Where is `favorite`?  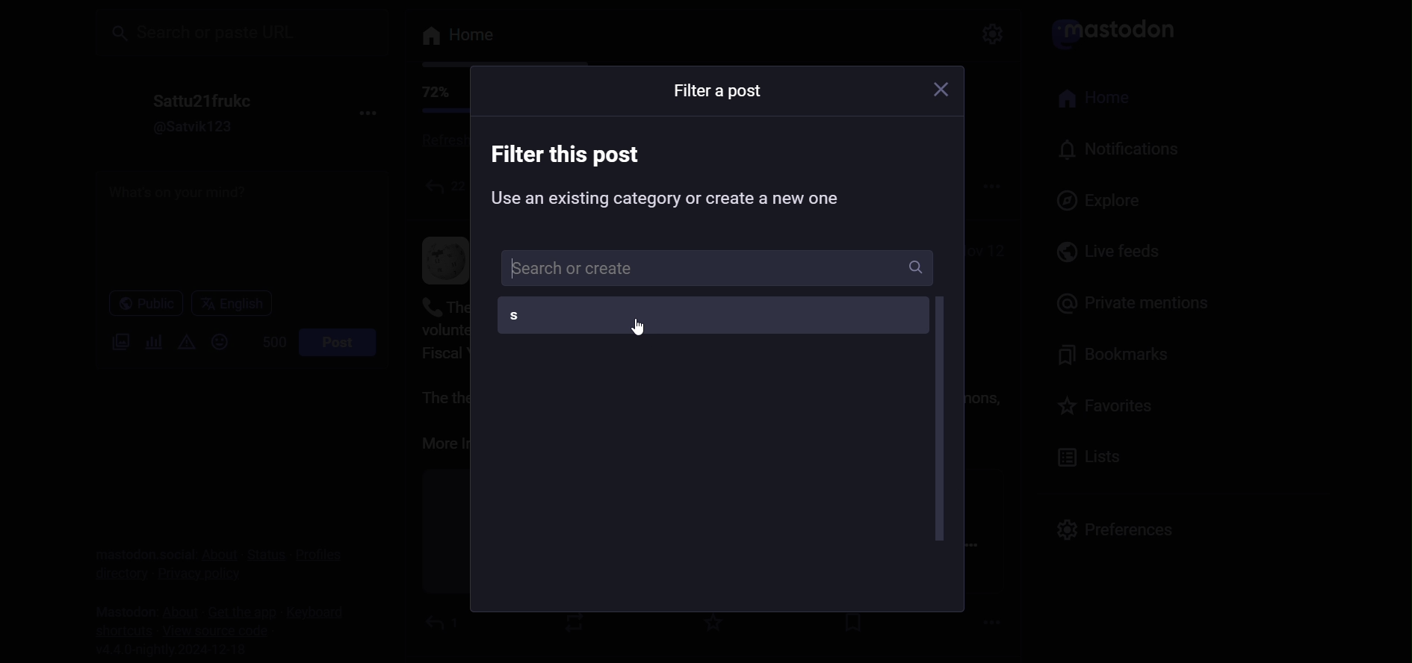 favorite is located at coordinates (1109, 411).